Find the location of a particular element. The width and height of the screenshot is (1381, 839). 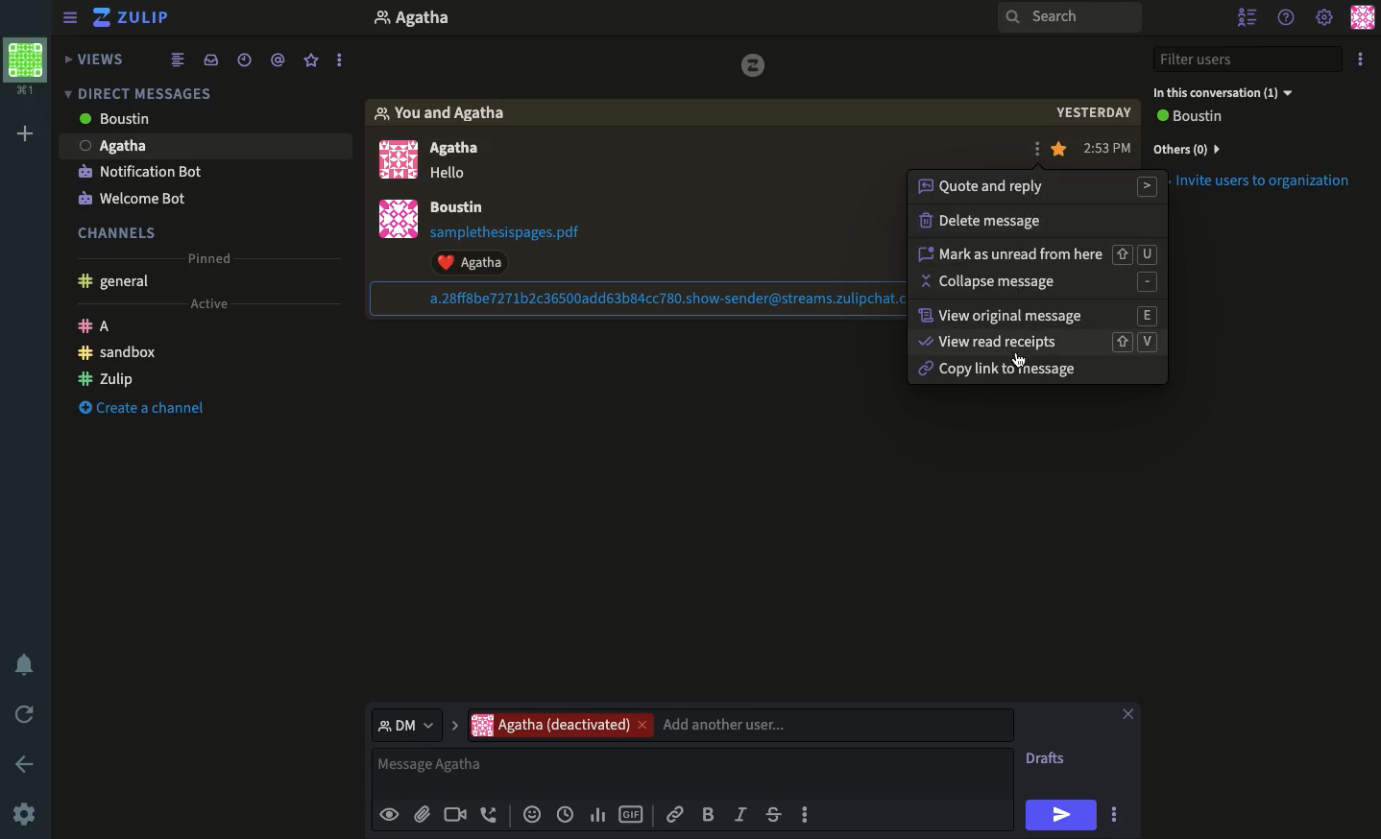

Views is located at coordinates (98, 60).